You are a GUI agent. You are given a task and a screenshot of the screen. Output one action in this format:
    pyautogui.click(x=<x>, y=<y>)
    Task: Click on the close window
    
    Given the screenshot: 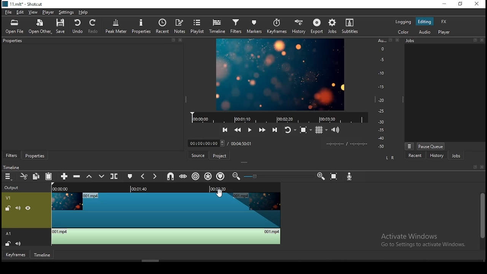 What is the action you would take?
    pyautogui.click(x=476, y=4)
    